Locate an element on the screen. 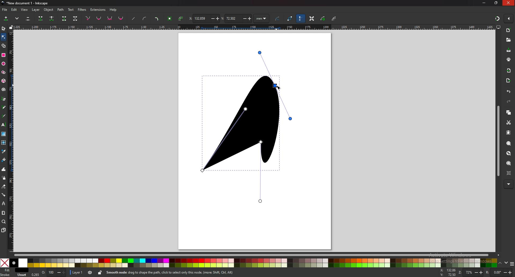 The image size is (515, 277). lock guides is located at coordinates (11, 27).